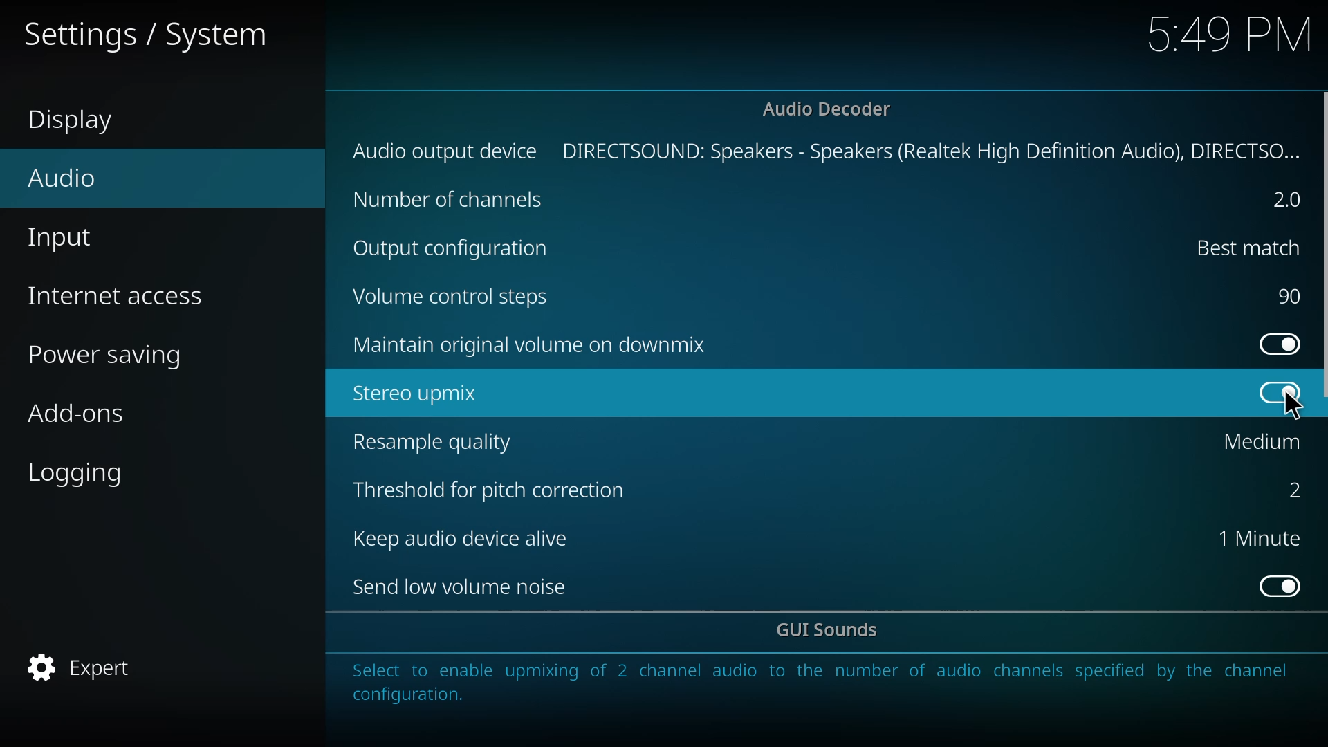  What do you see at coordinates (1243, 247) in the screenshot?
I see `best match` at bounding box center [1243, 247].